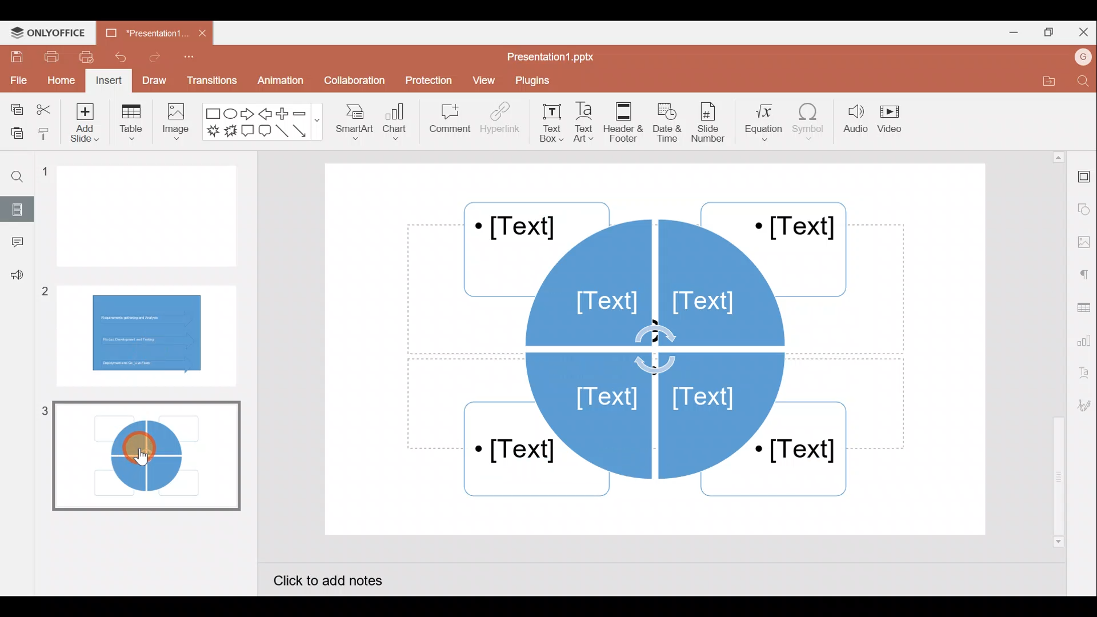  Describe the element at coordinates (1042, 81) in the screenshot. I see `Open file location` at that location.